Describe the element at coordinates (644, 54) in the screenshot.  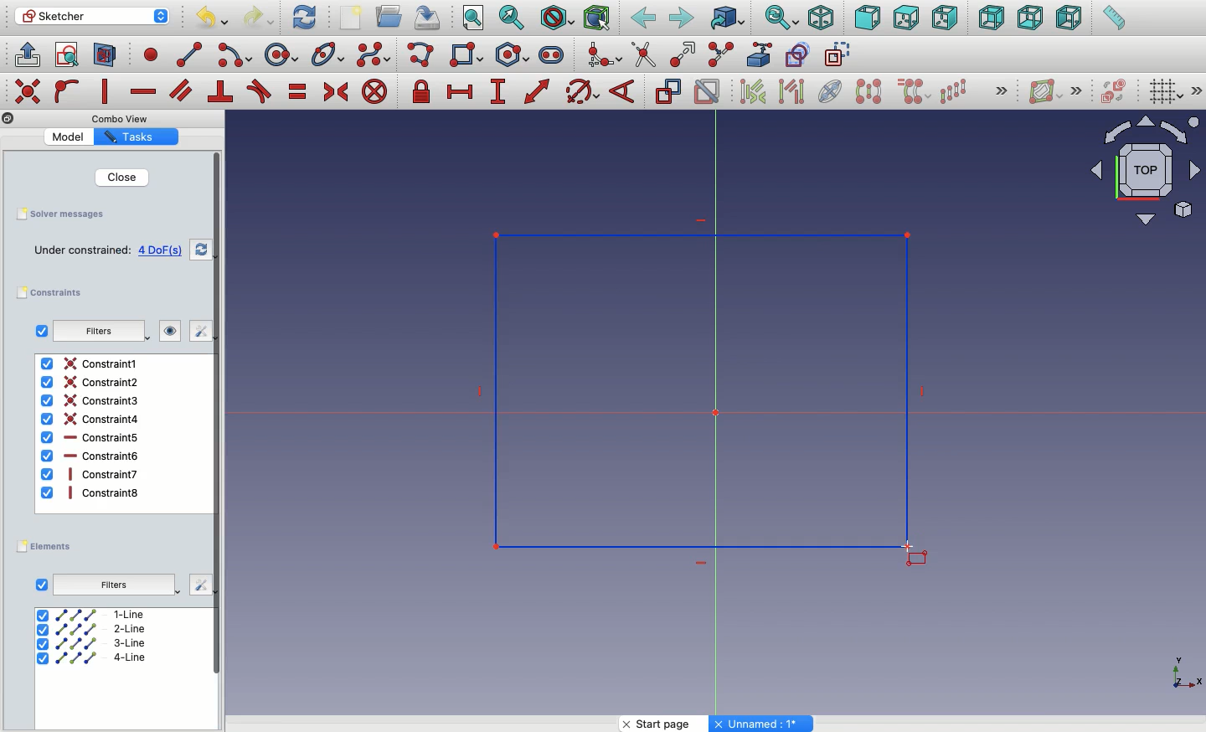
I see `Trim edge` at that location.